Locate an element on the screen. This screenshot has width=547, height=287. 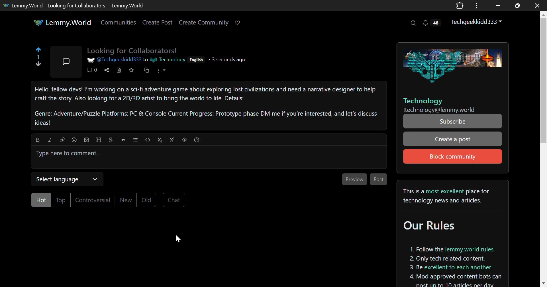
quote is located at coordinates (123, 140).